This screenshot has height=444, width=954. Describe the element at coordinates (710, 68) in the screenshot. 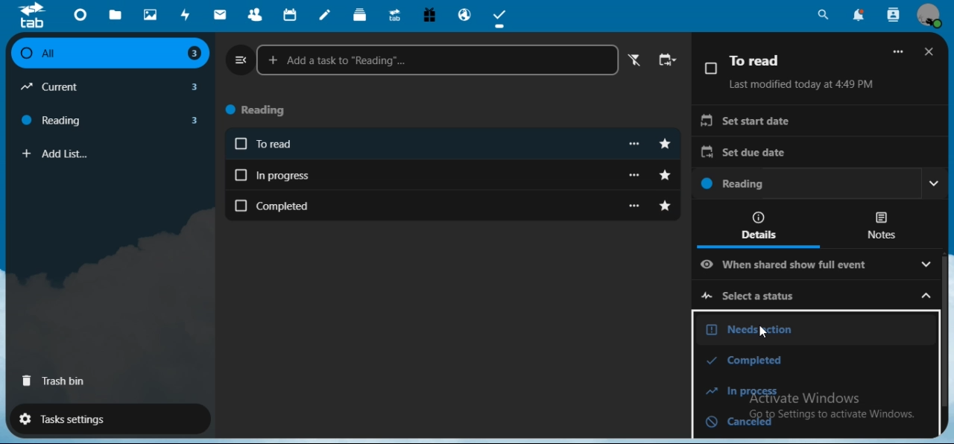

I see `Checkbox` at that location.